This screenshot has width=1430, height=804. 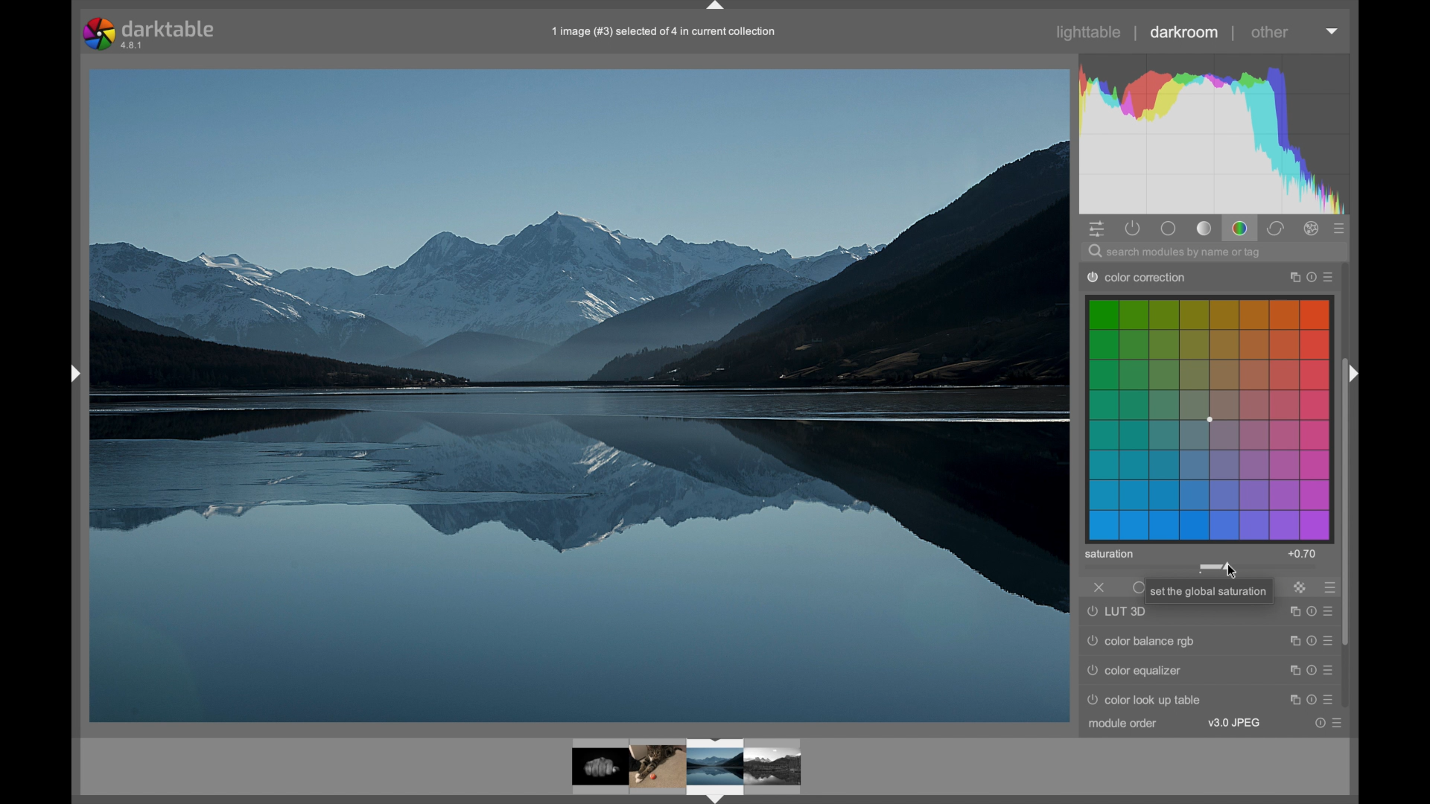 What do you see at coordinates (1137, 639) in the screenshot?
I see `color balance` at bounding box center [1137, 639].